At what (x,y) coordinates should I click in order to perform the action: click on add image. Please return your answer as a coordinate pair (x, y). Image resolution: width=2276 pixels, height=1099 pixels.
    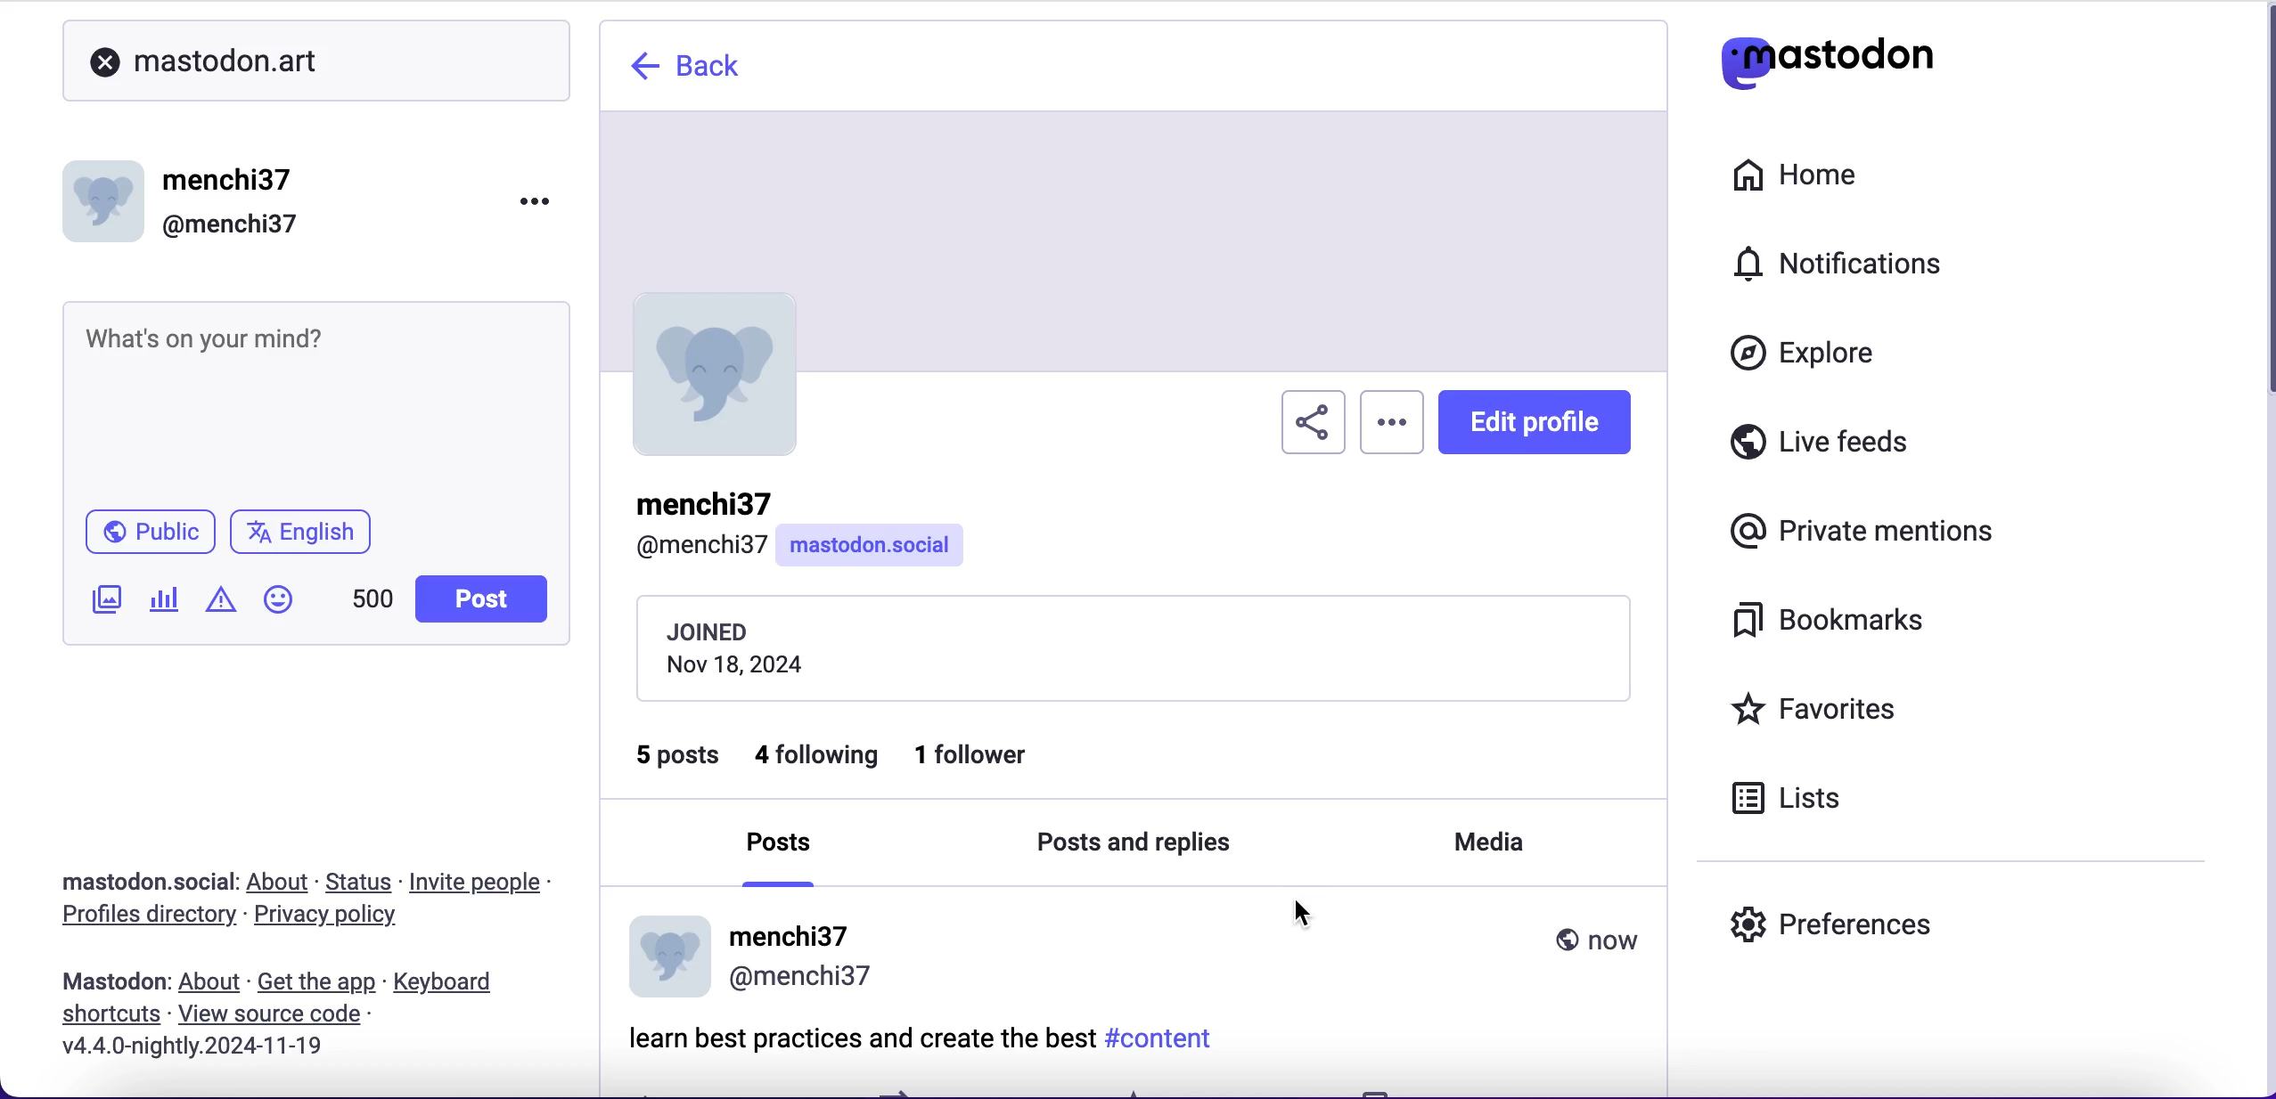
    Looking at the image, I should click on (102, 602).